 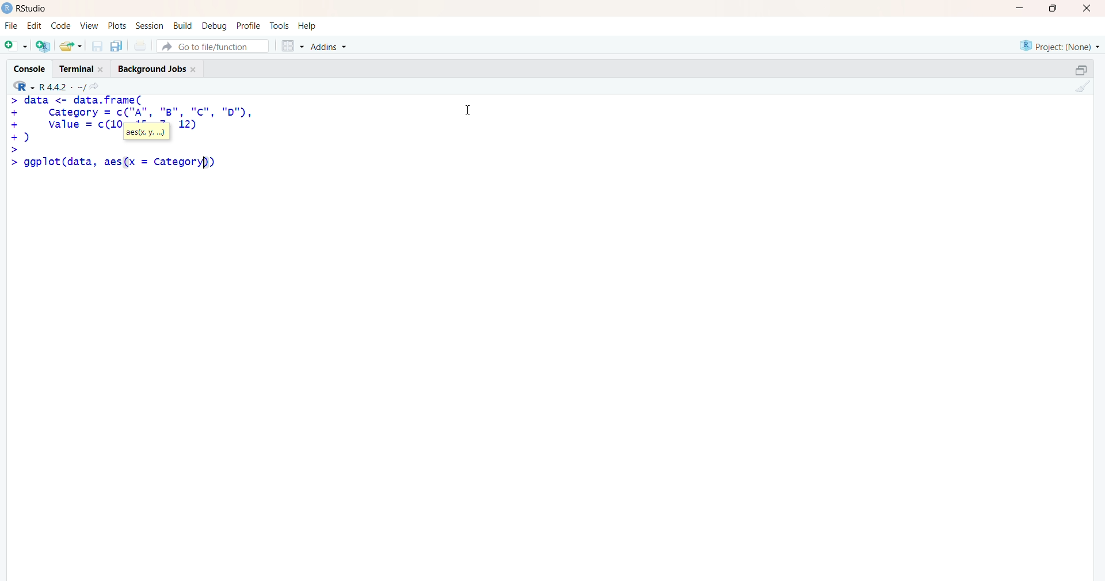 What do you see at coordinates (16, 44) in the screenshot?
I see `new file` at bounding box center [16, 44].